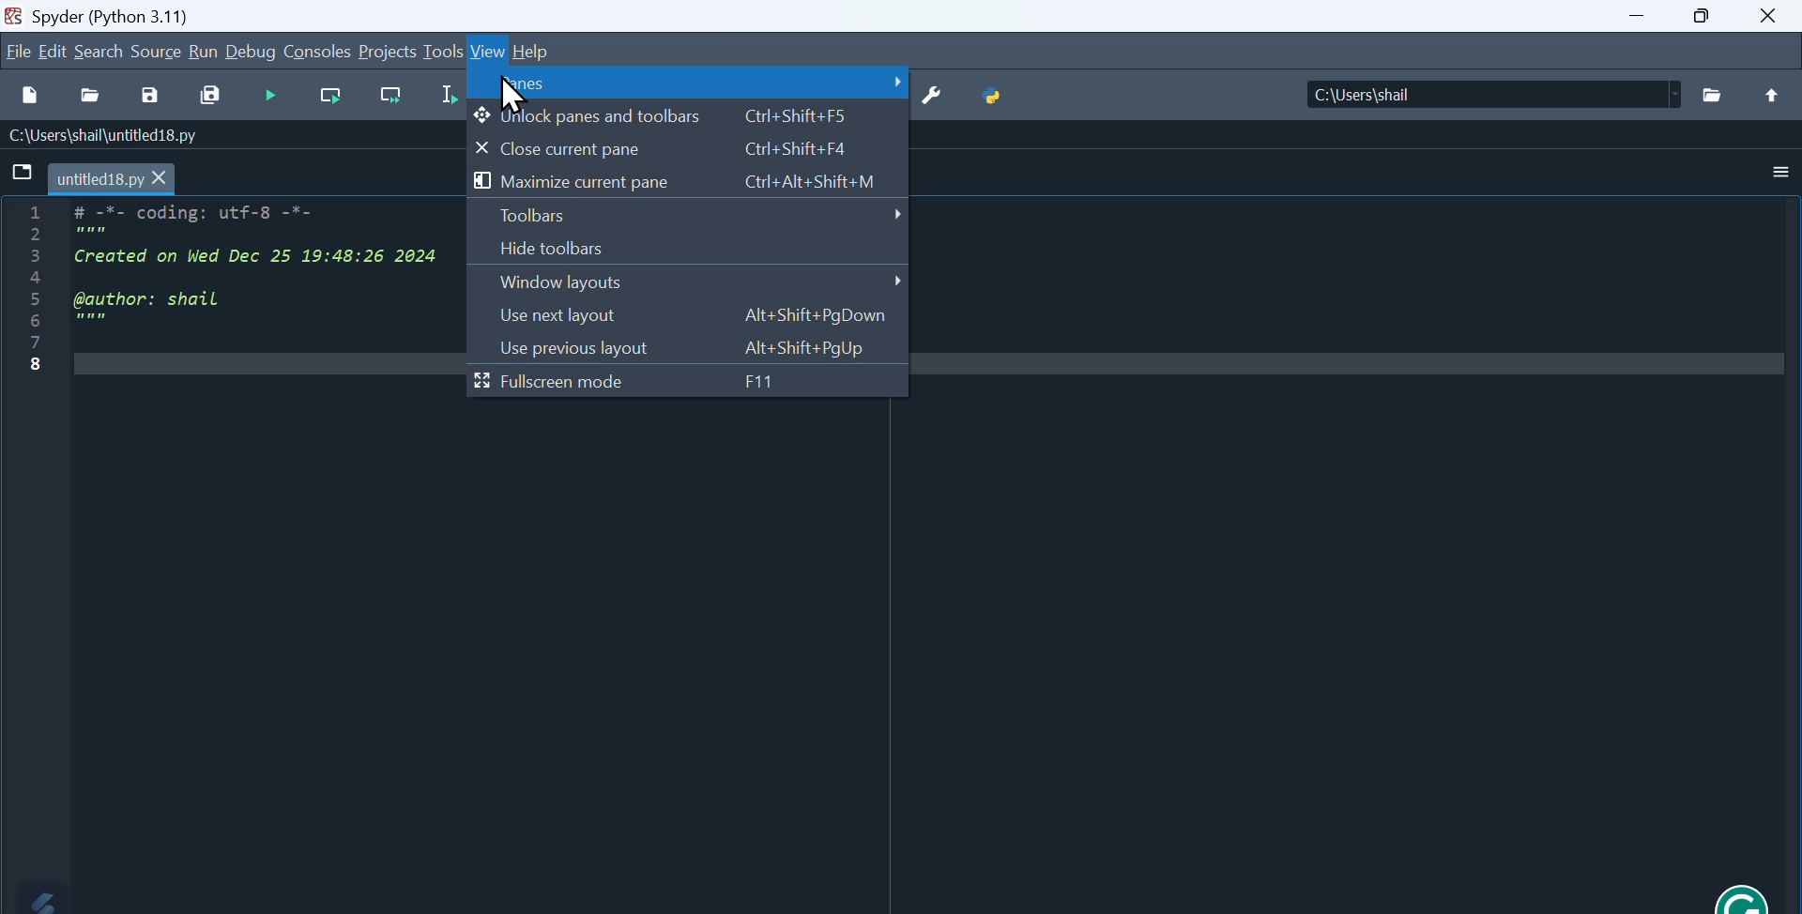 Image resolution: width=1802 pixels, height=914 pixels. I want to click on Unlock toolbars, so click(676, 116).